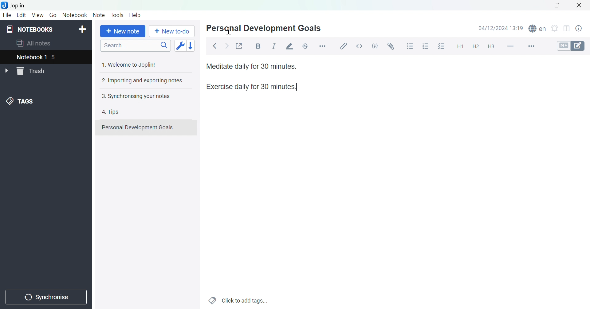  I want to click on Attach file, so click(390, 46).